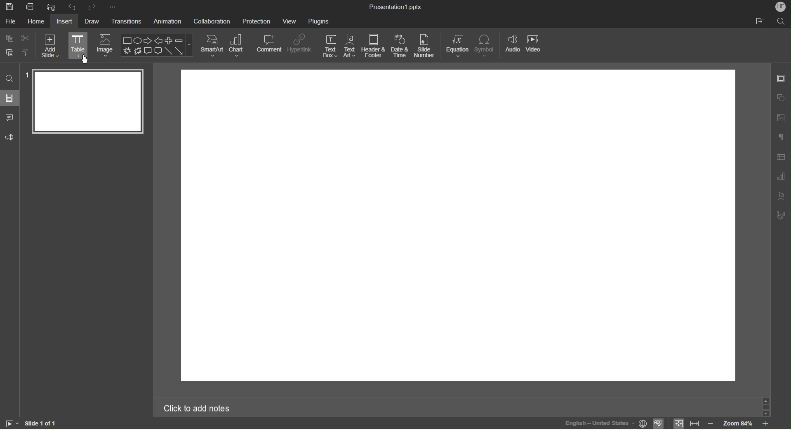 The width and height of the screenshot is (791, 430). I want to click on Account, so click(781, 7).